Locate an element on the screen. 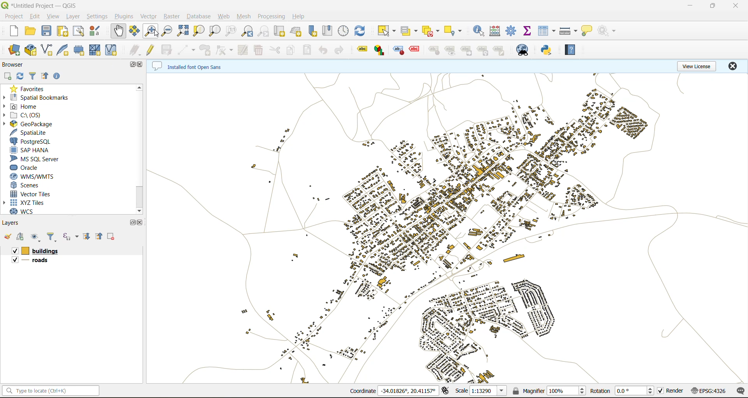 This screenshot has width=748, height=398. refresh is located at coordinates (20, 76).